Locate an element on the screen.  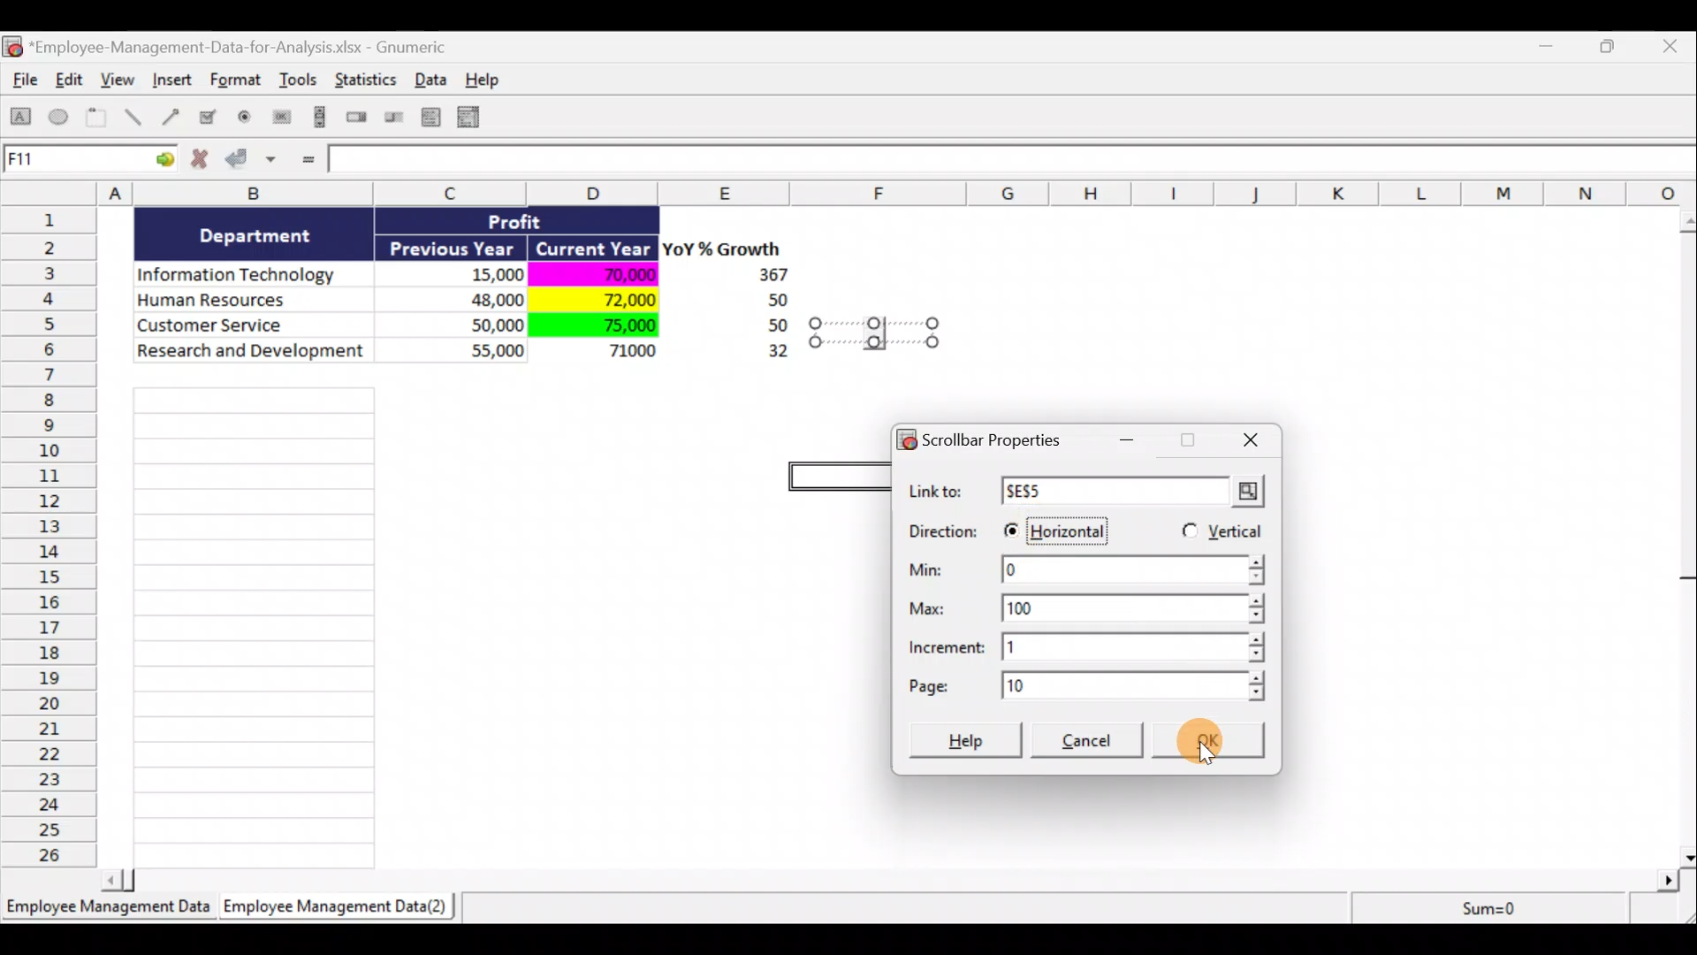
Create an ellipse object is located at coordinates (59, 118).